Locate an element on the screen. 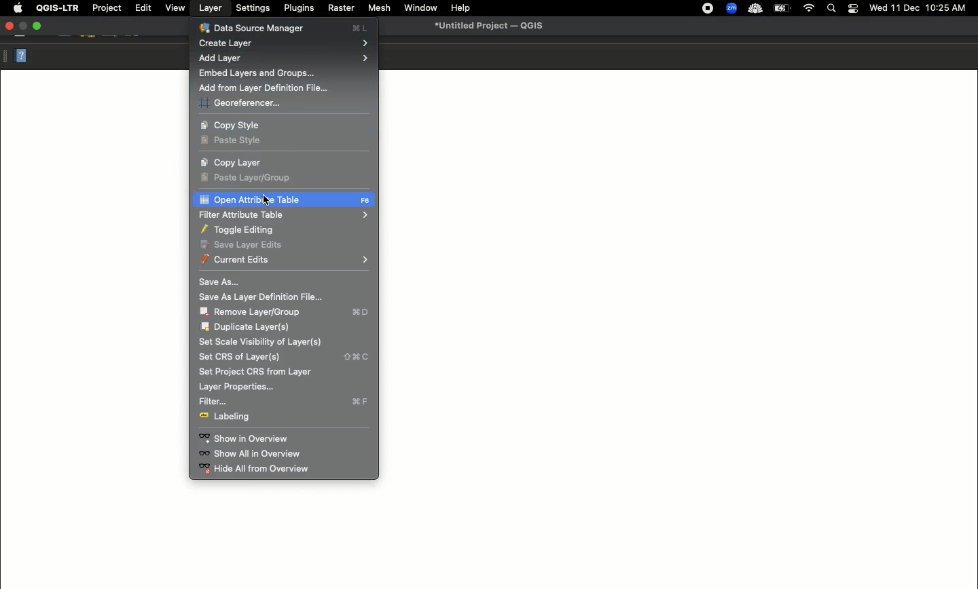 The width and height of the screenshot is (978, 589). recording is located at coordinates (704, 8).